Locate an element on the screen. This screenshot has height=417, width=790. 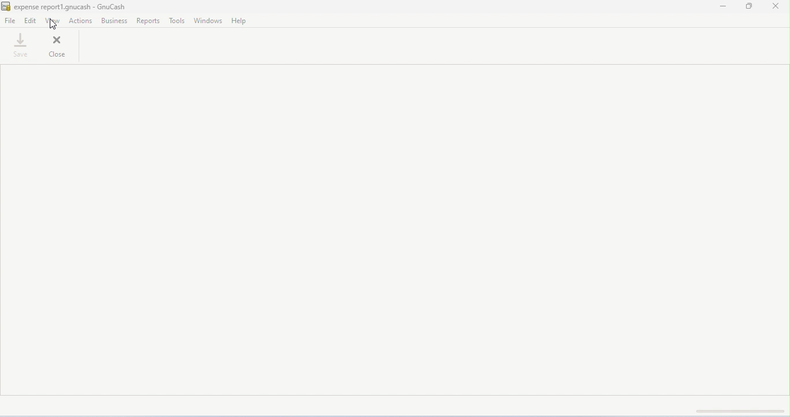
close is located at coordinates (59, 45).